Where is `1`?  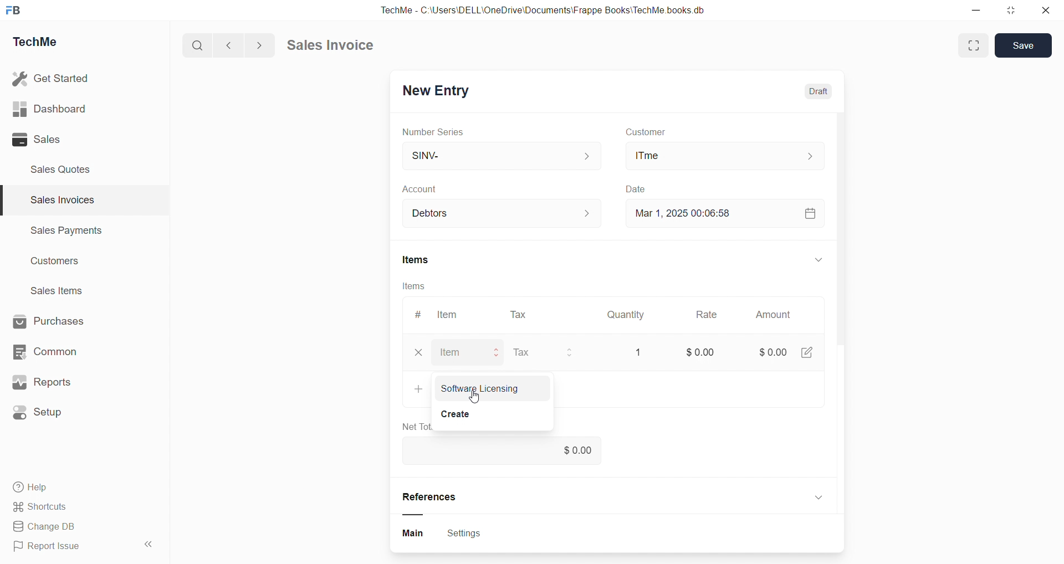
1 is located at coordinates (636, 349).